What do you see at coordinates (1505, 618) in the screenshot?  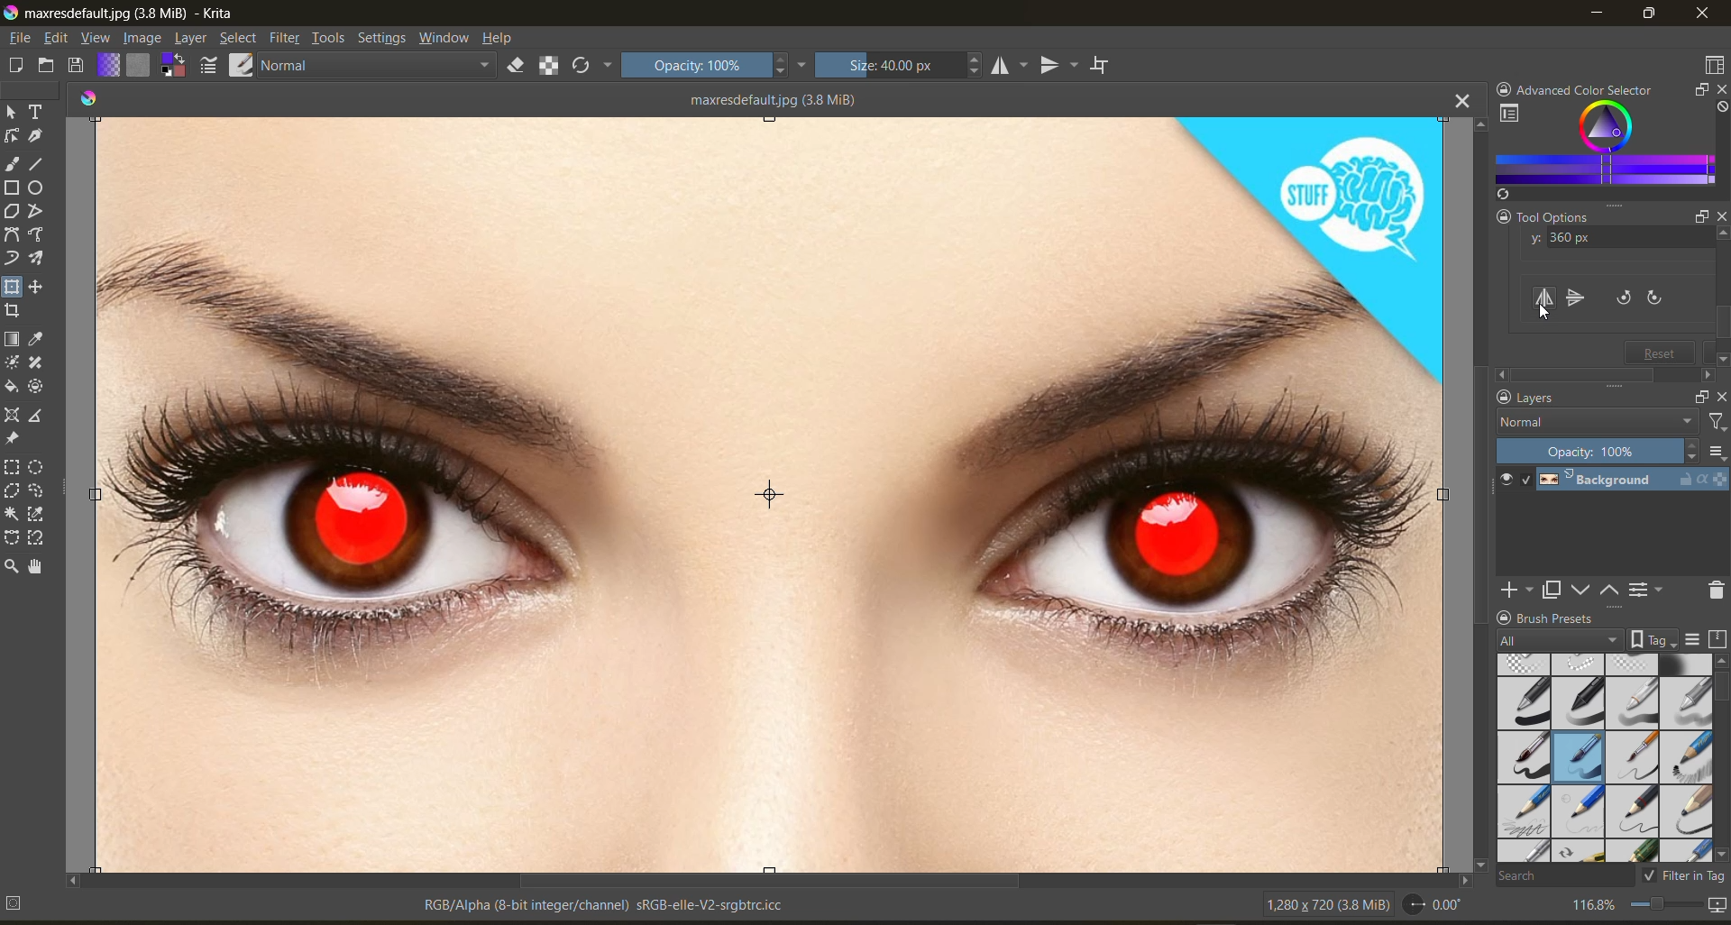 I see `lock docker` at bounding box center [1505, 618].